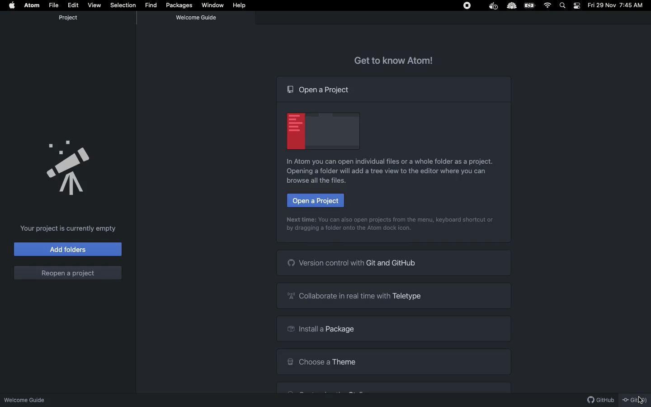 The width and height of the screenshot is (651, 407). I want to click on Choose a theme, so click(396, 363).